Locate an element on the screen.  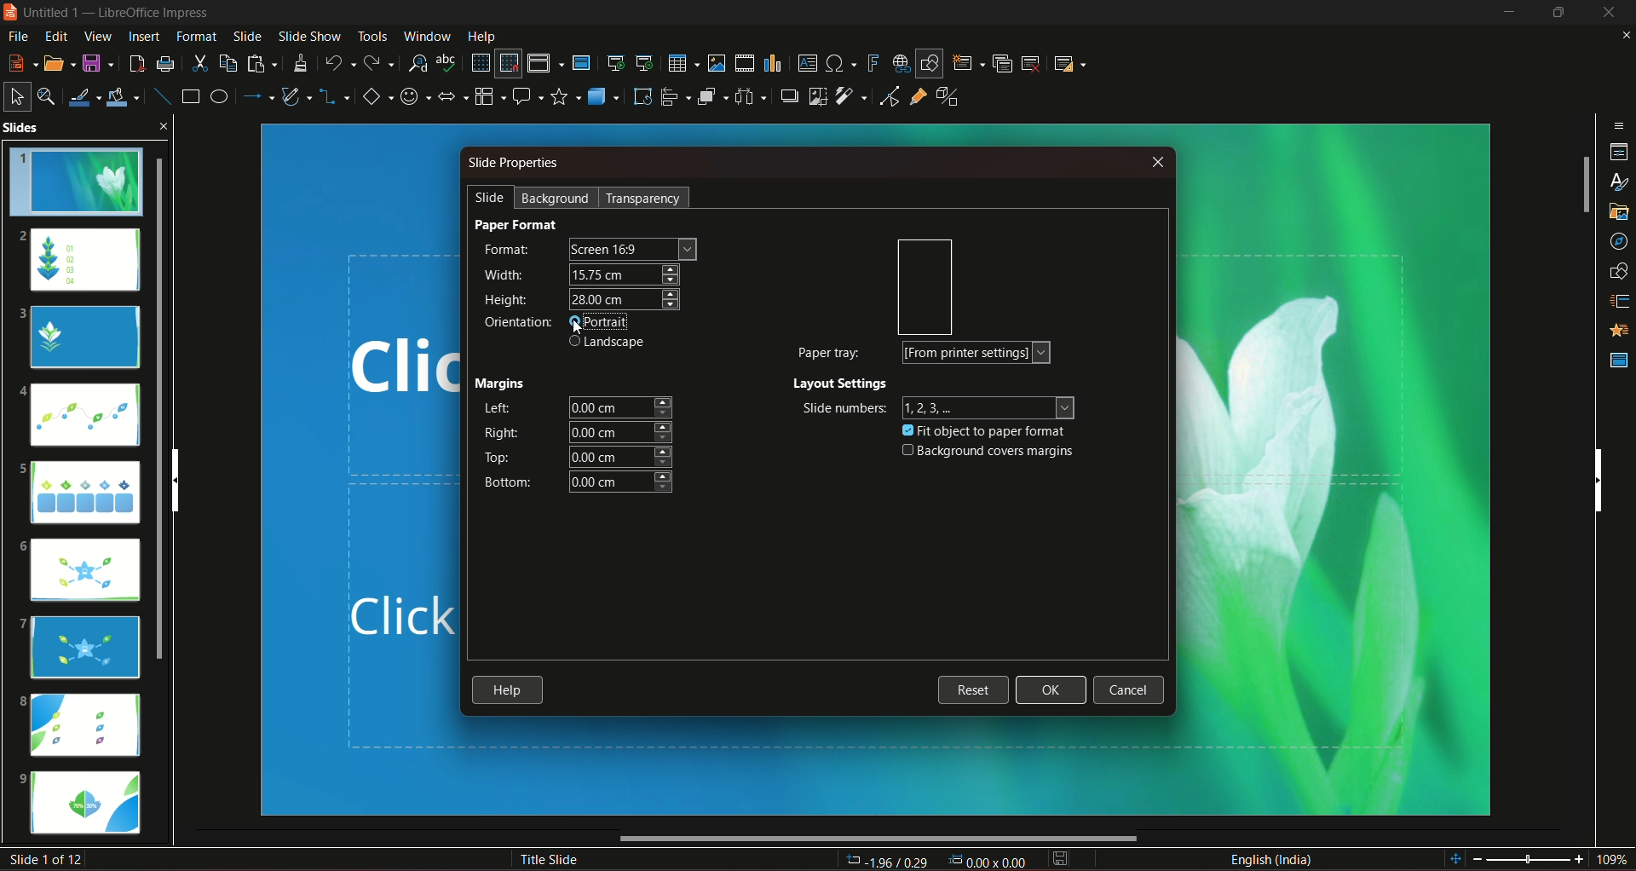
shadow is located at coordinates (789, 96).